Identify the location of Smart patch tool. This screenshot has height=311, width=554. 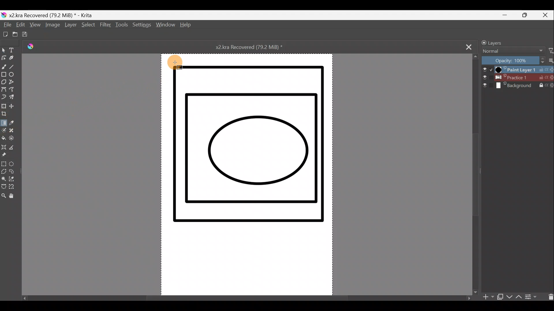
(14, 131).